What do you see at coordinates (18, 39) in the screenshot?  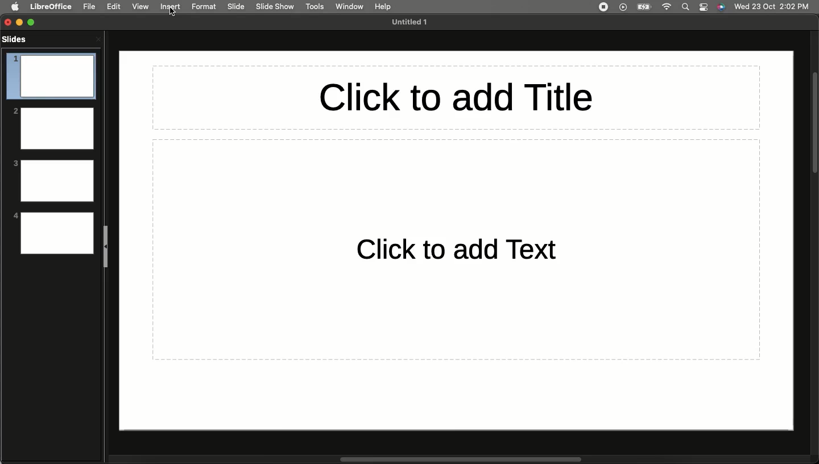 I see `Slides` at bounding box center [18, 39].